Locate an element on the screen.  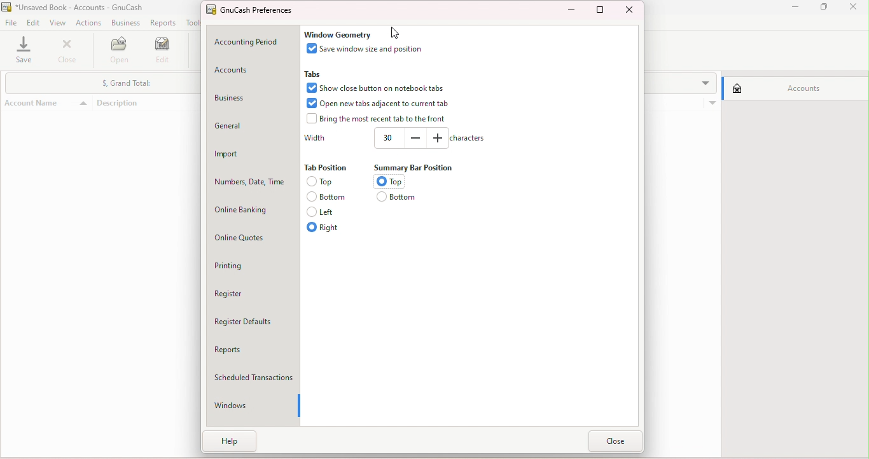
Close is located at coordinates (70, 53).